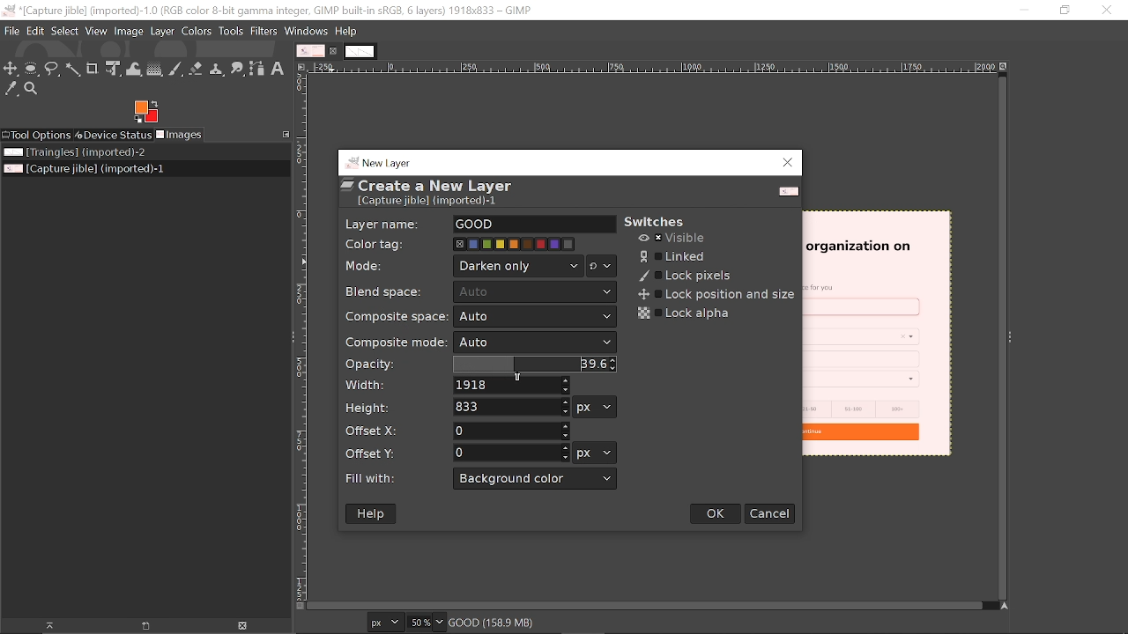 Image resolution: width=1128 pixels, height=634 pixels. I want to click on Navigate this display, so click(1006, 607).